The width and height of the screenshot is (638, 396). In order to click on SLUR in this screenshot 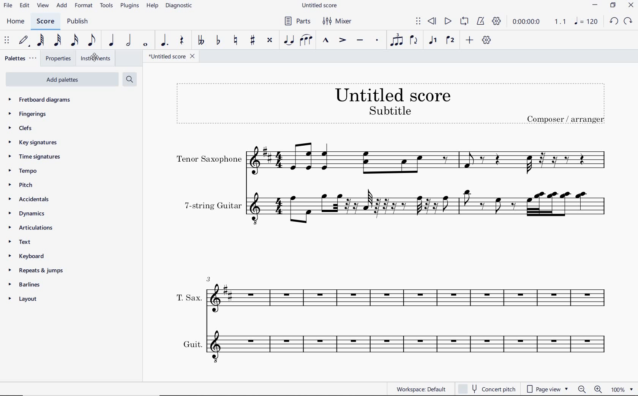, I will do `click(306, 41)`.